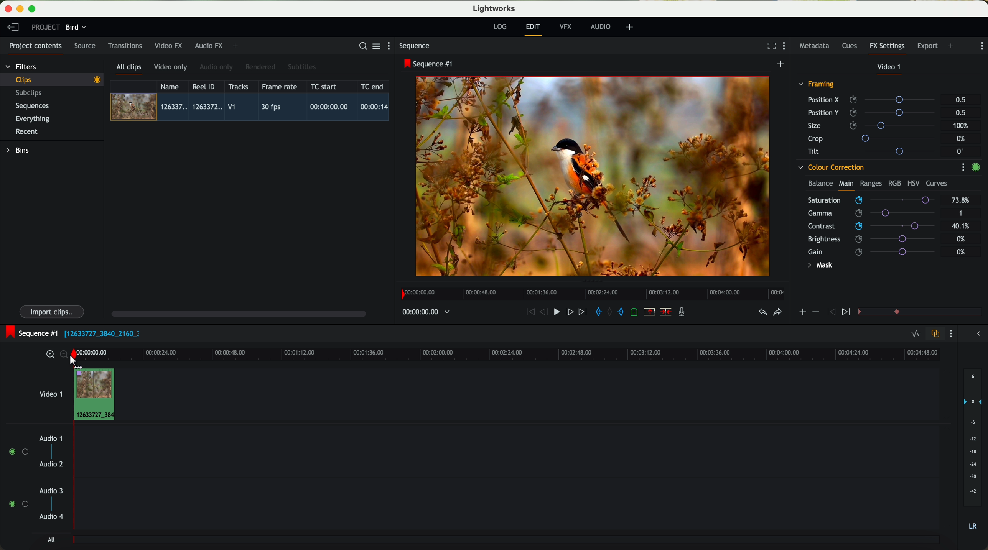 The width and height of the screenshot is (988, 550). I want to click on show/hide the full audio mix, so click(976, 334).